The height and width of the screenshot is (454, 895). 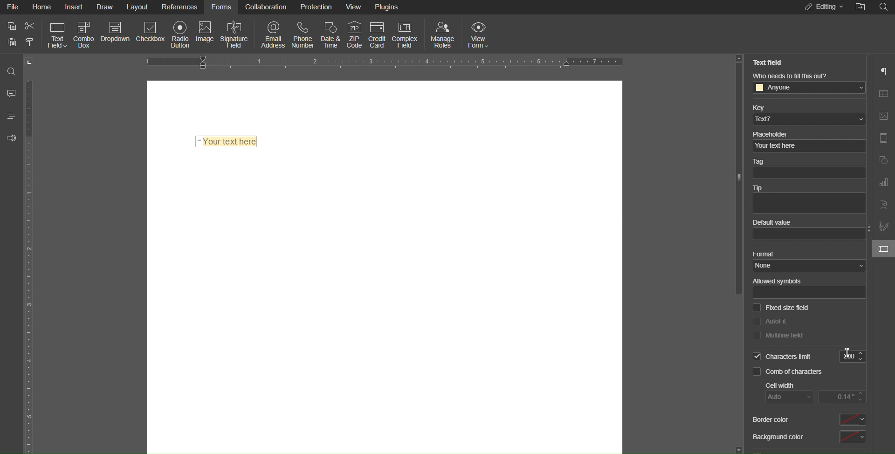 I want to click on Background color, so click(x=808, y=438).